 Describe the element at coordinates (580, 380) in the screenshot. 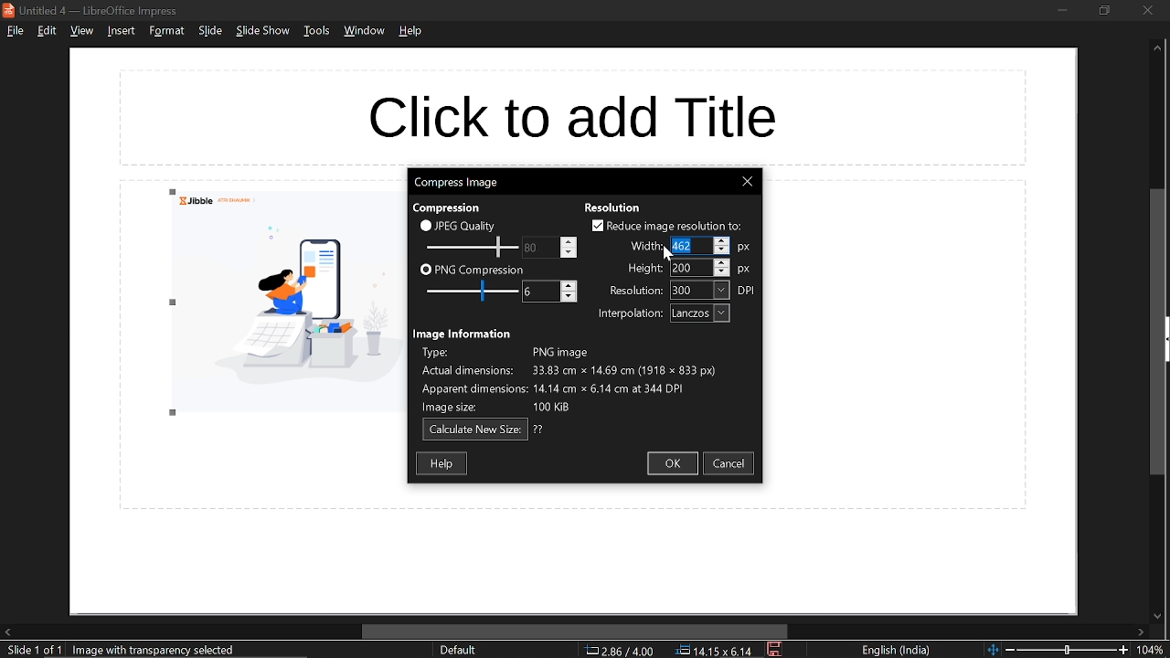

I see `image information describing type of image, actual dimensions, apparent dimensions and image size` at that location.